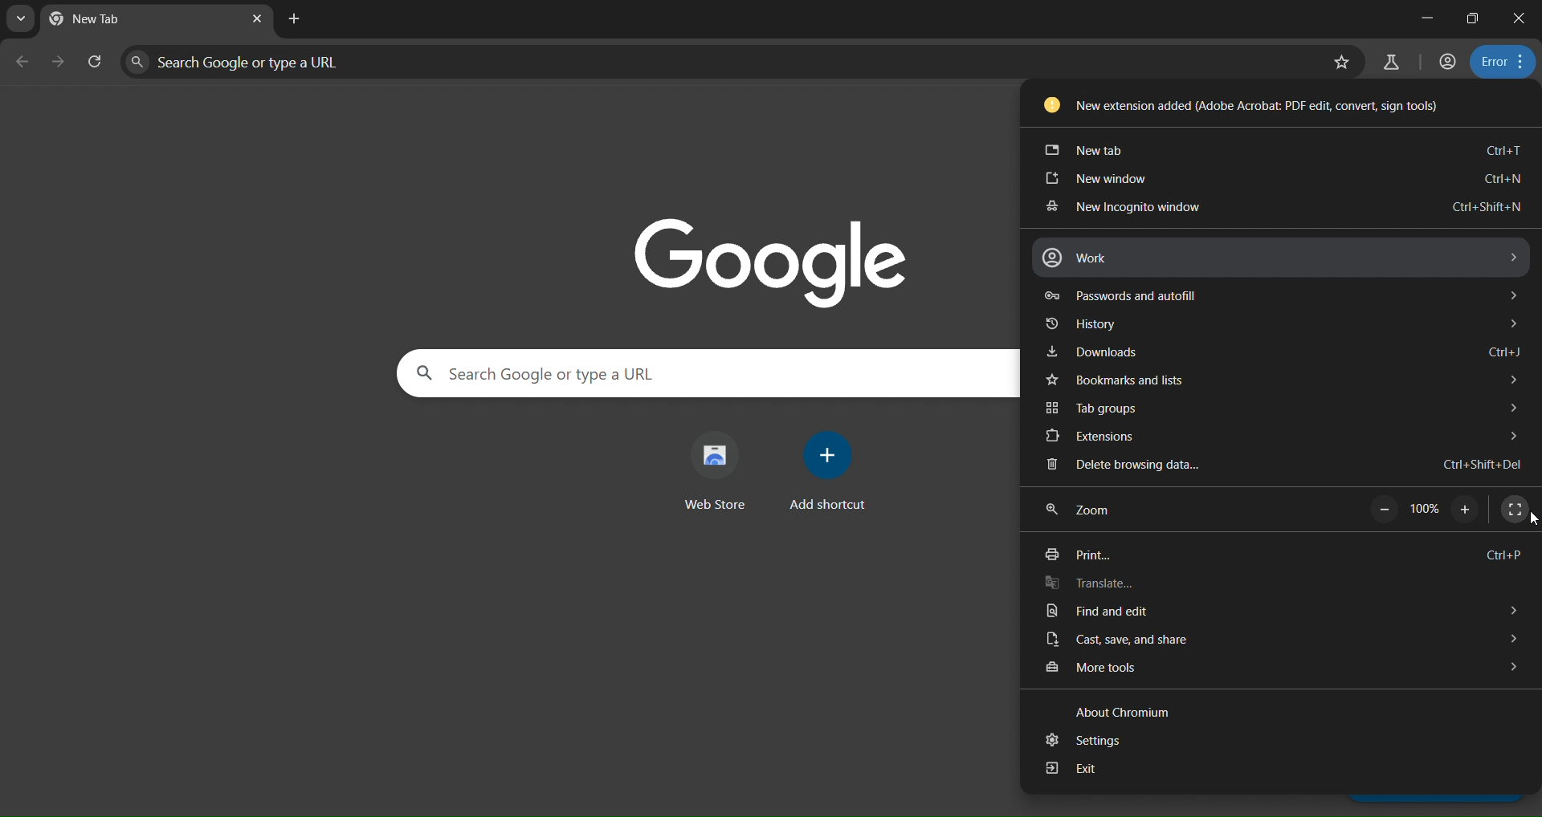  Describe the element at coordinates (1343, 61) in the screenshot. I see `bookmark page` at that location.